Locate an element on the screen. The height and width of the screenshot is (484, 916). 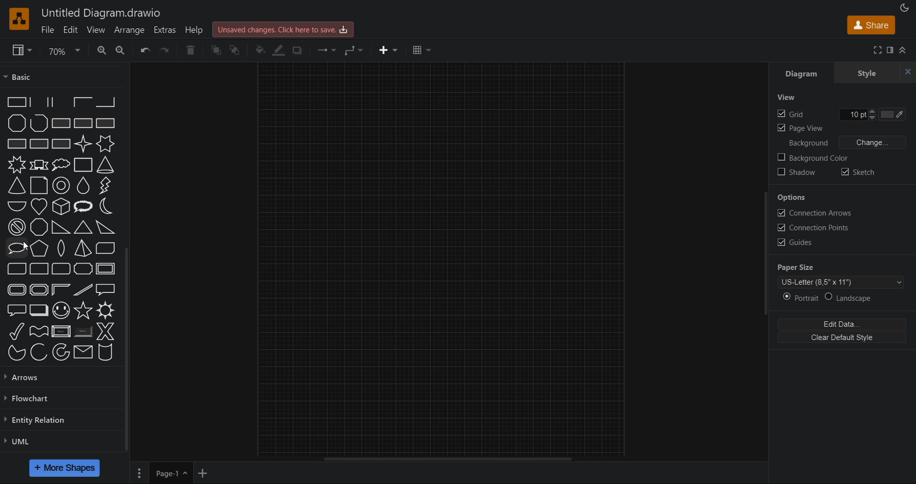
Bring to Back is located at coordinates (235, 50).